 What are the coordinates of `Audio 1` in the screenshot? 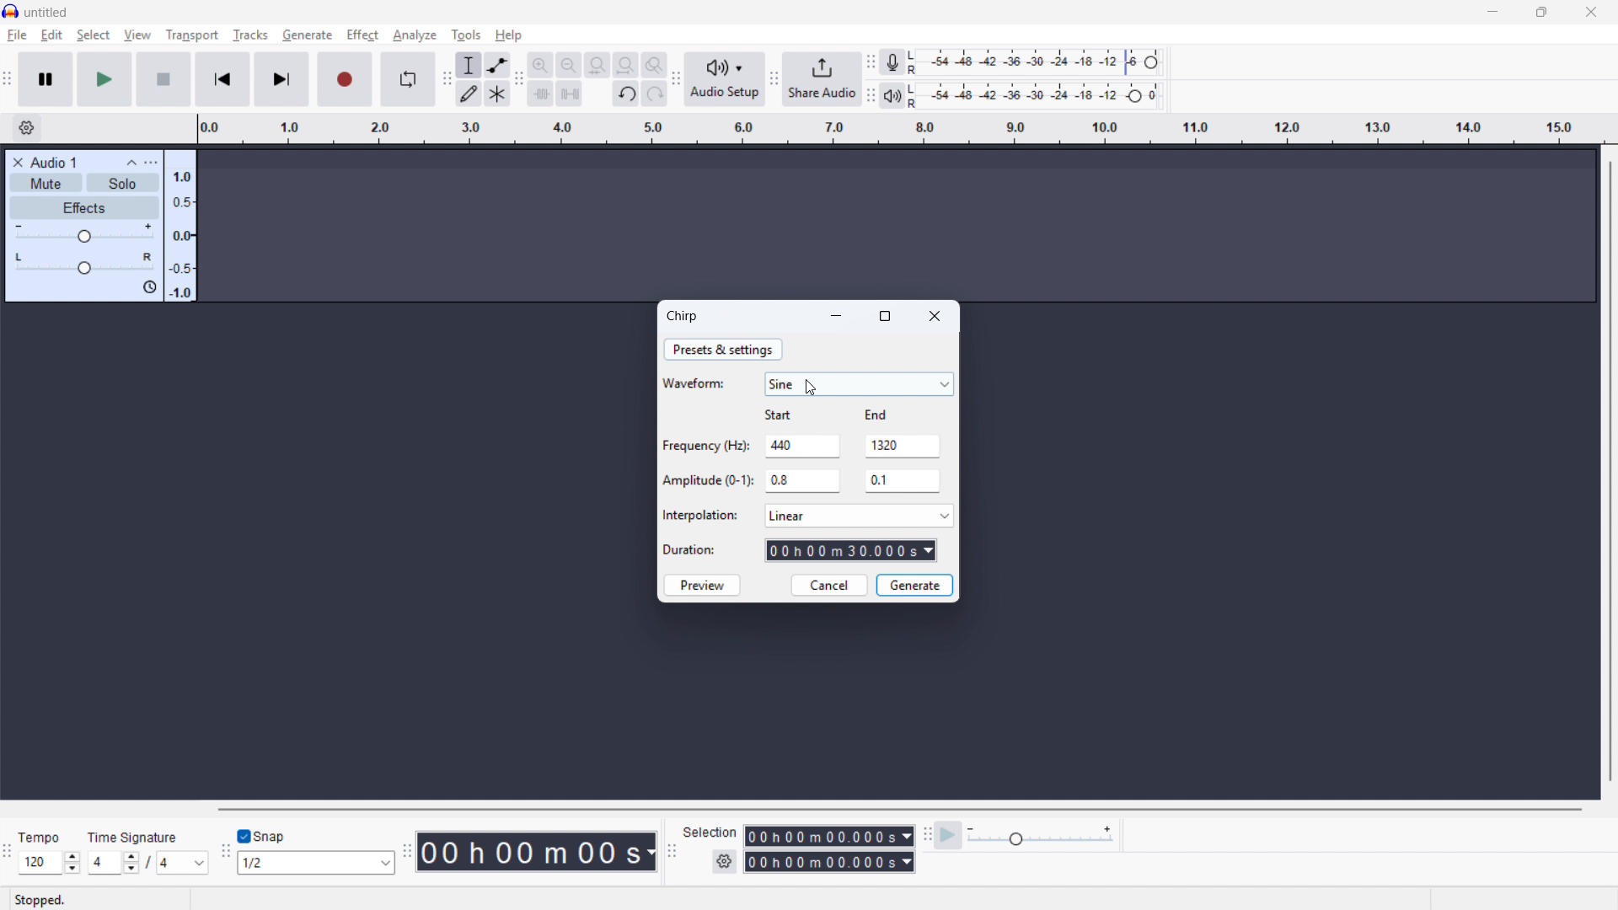 It's located at (54, 162).